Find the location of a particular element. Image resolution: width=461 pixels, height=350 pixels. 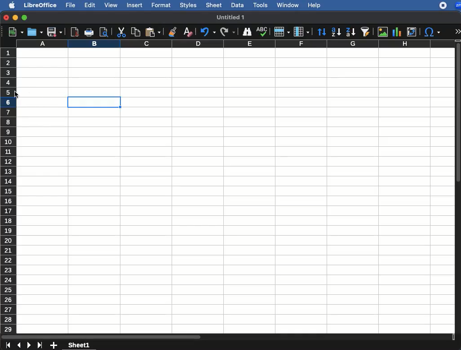

new is located at coordinates (14, 32).